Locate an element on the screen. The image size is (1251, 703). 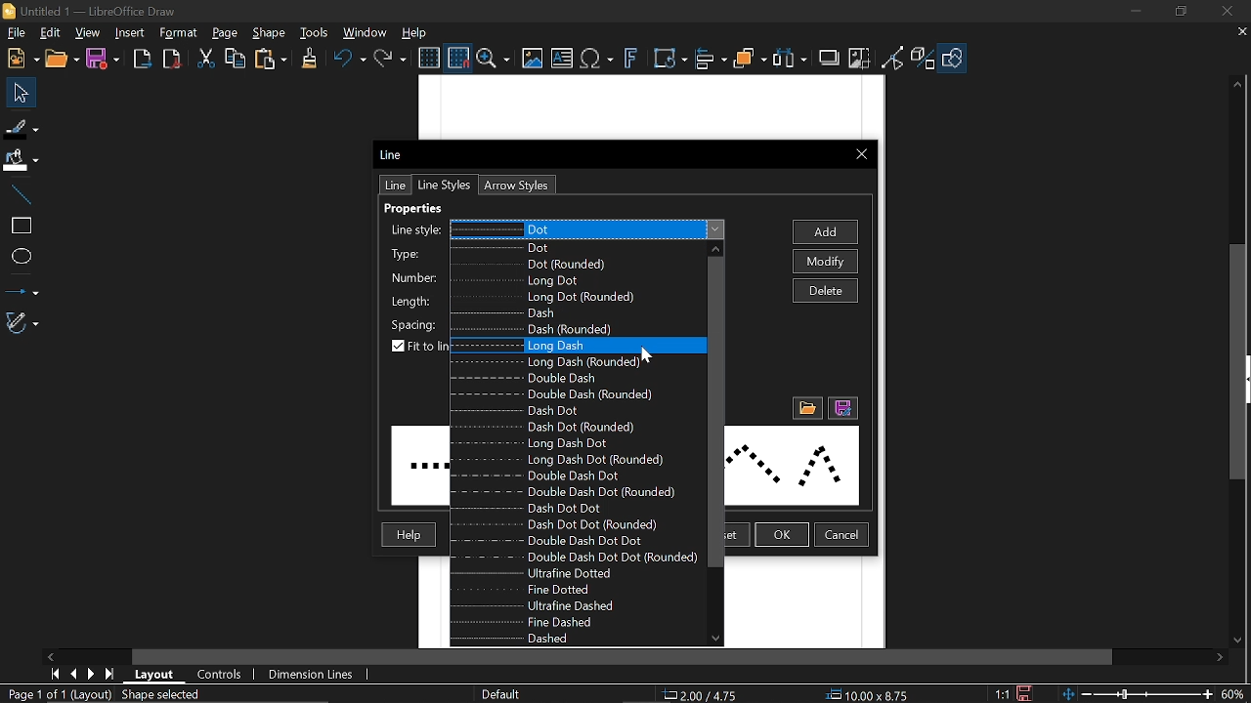
Save is located at coordinates (101, 60).